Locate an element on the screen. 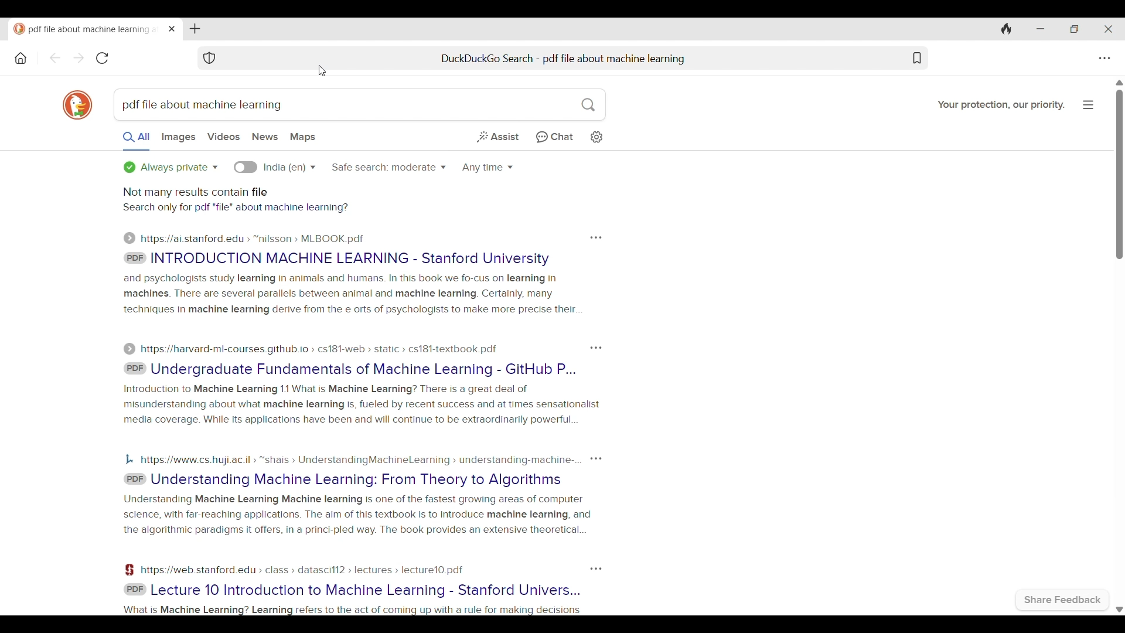 This screenshot has height=633, width=1125. Add new tab is located at coordinates (195, 29).